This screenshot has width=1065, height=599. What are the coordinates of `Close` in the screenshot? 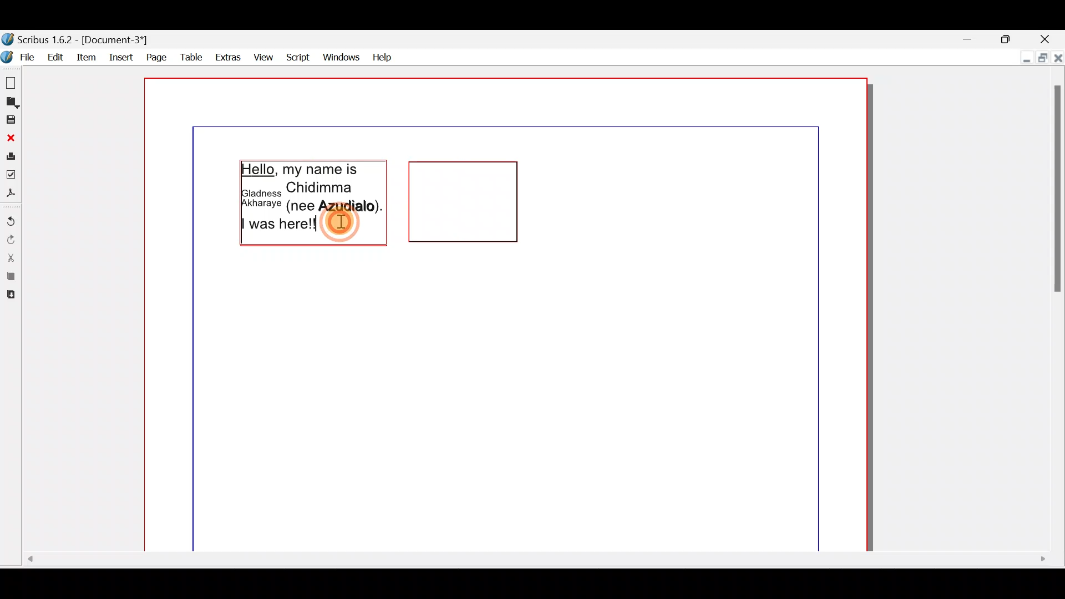 It's located at (1058, 55).